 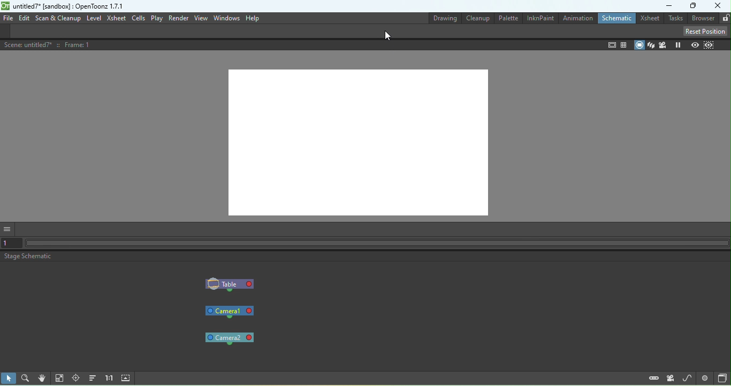 I want to click on Maximize, so click(x=690, y=6).